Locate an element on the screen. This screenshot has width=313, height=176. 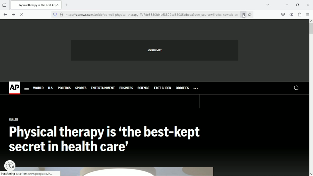
switch to reader mode is located at coordinates (243, 15).